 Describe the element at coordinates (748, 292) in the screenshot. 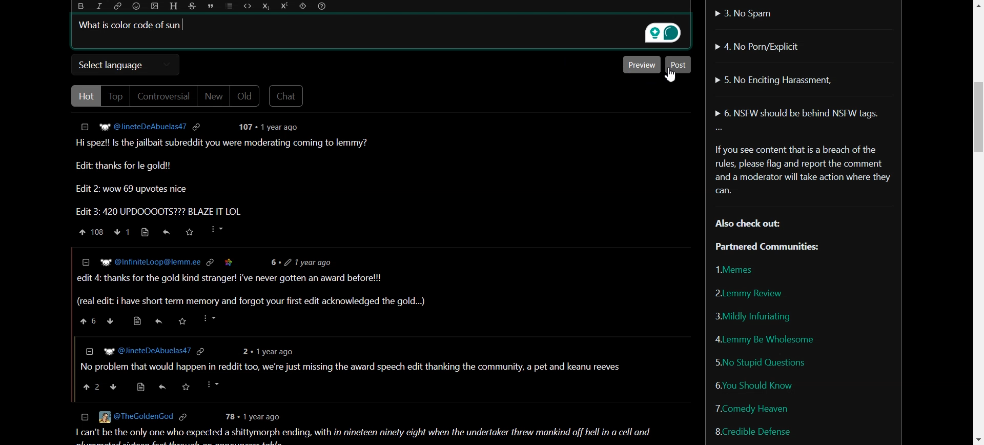

I see `Lemmy Review` at that location.